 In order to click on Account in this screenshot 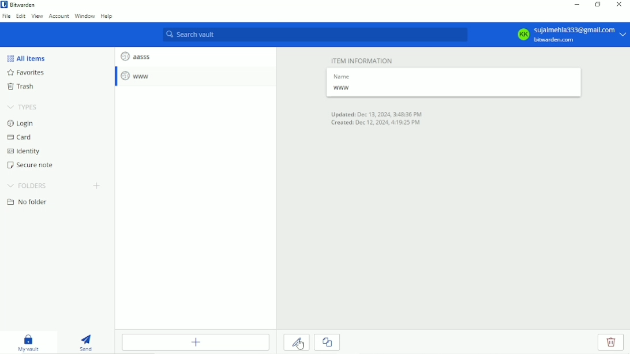, I will do `click(58, 17)`.